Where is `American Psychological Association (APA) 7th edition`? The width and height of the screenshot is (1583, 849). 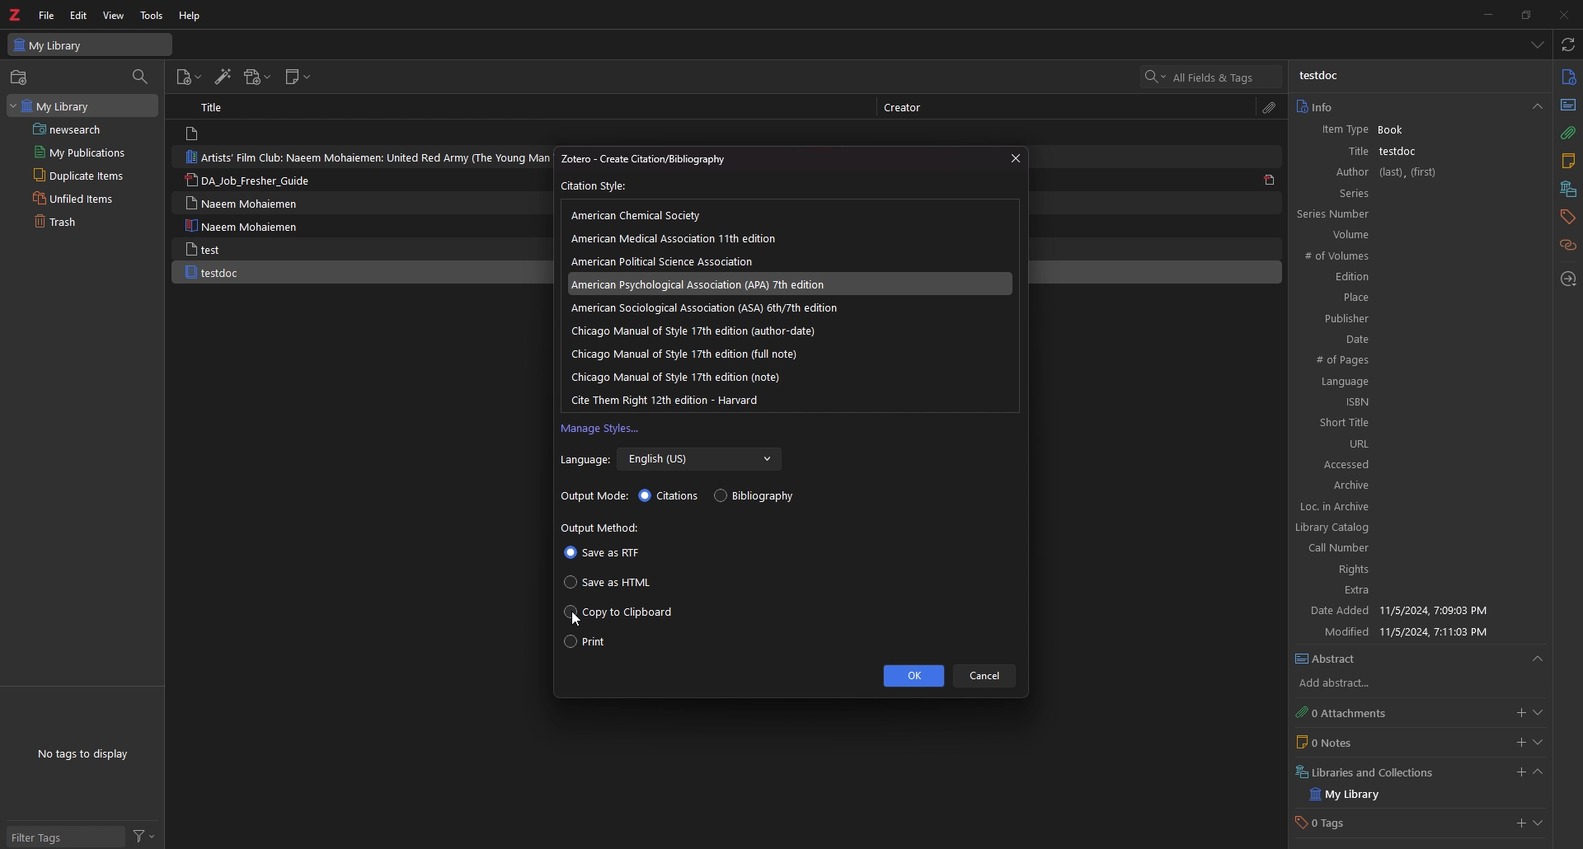 American Psychological Association (APA) 7th edition is located at coordinates (712, 284).